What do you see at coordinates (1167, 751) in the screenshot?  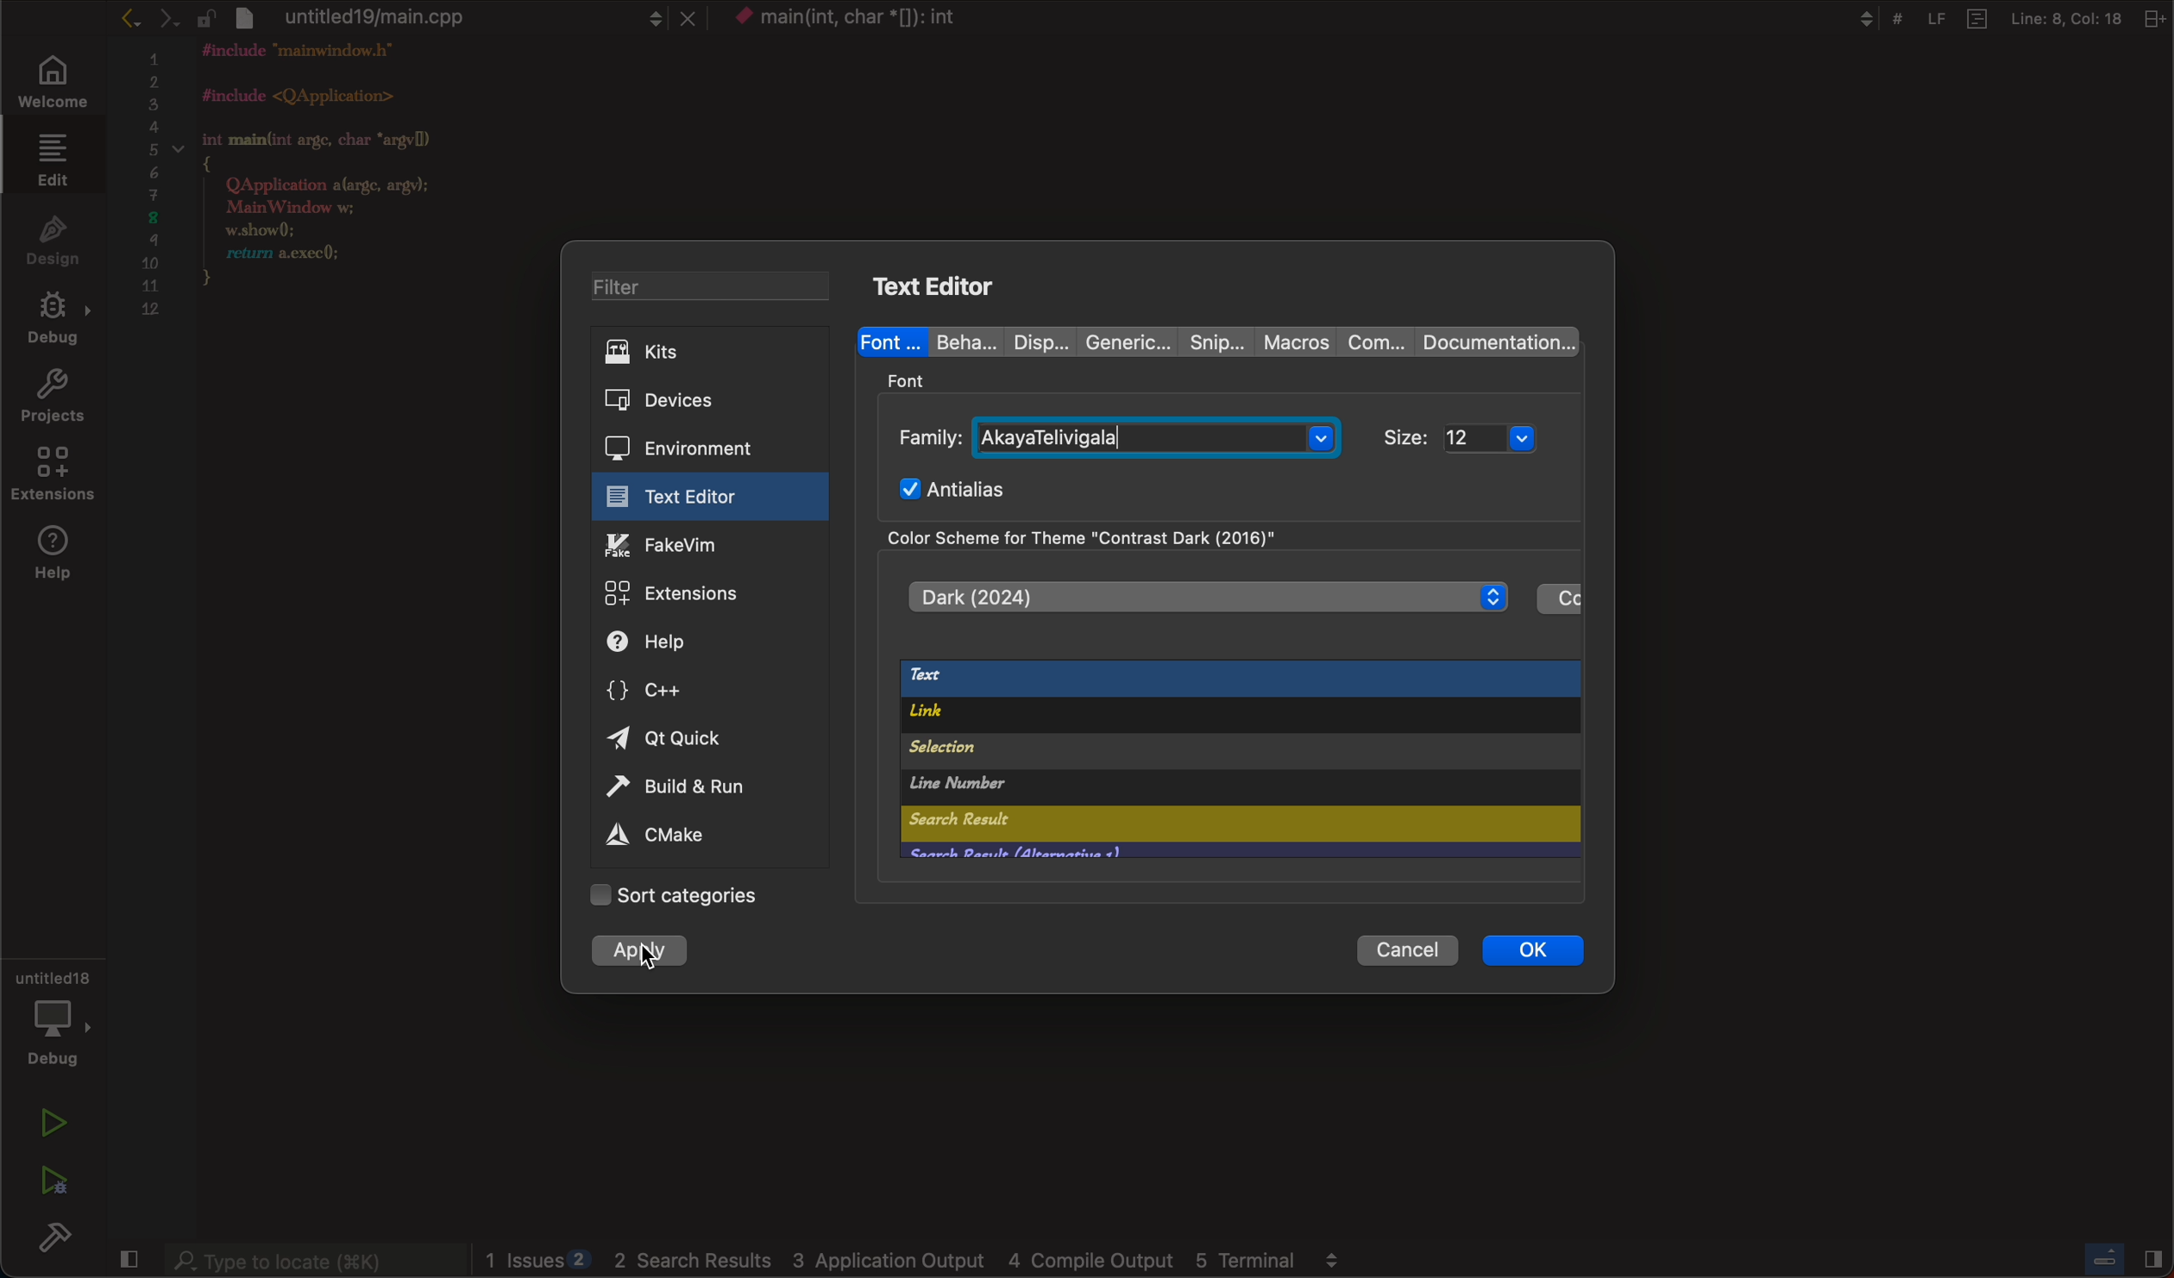 I see `selection` at bounding box center [1167, 751].